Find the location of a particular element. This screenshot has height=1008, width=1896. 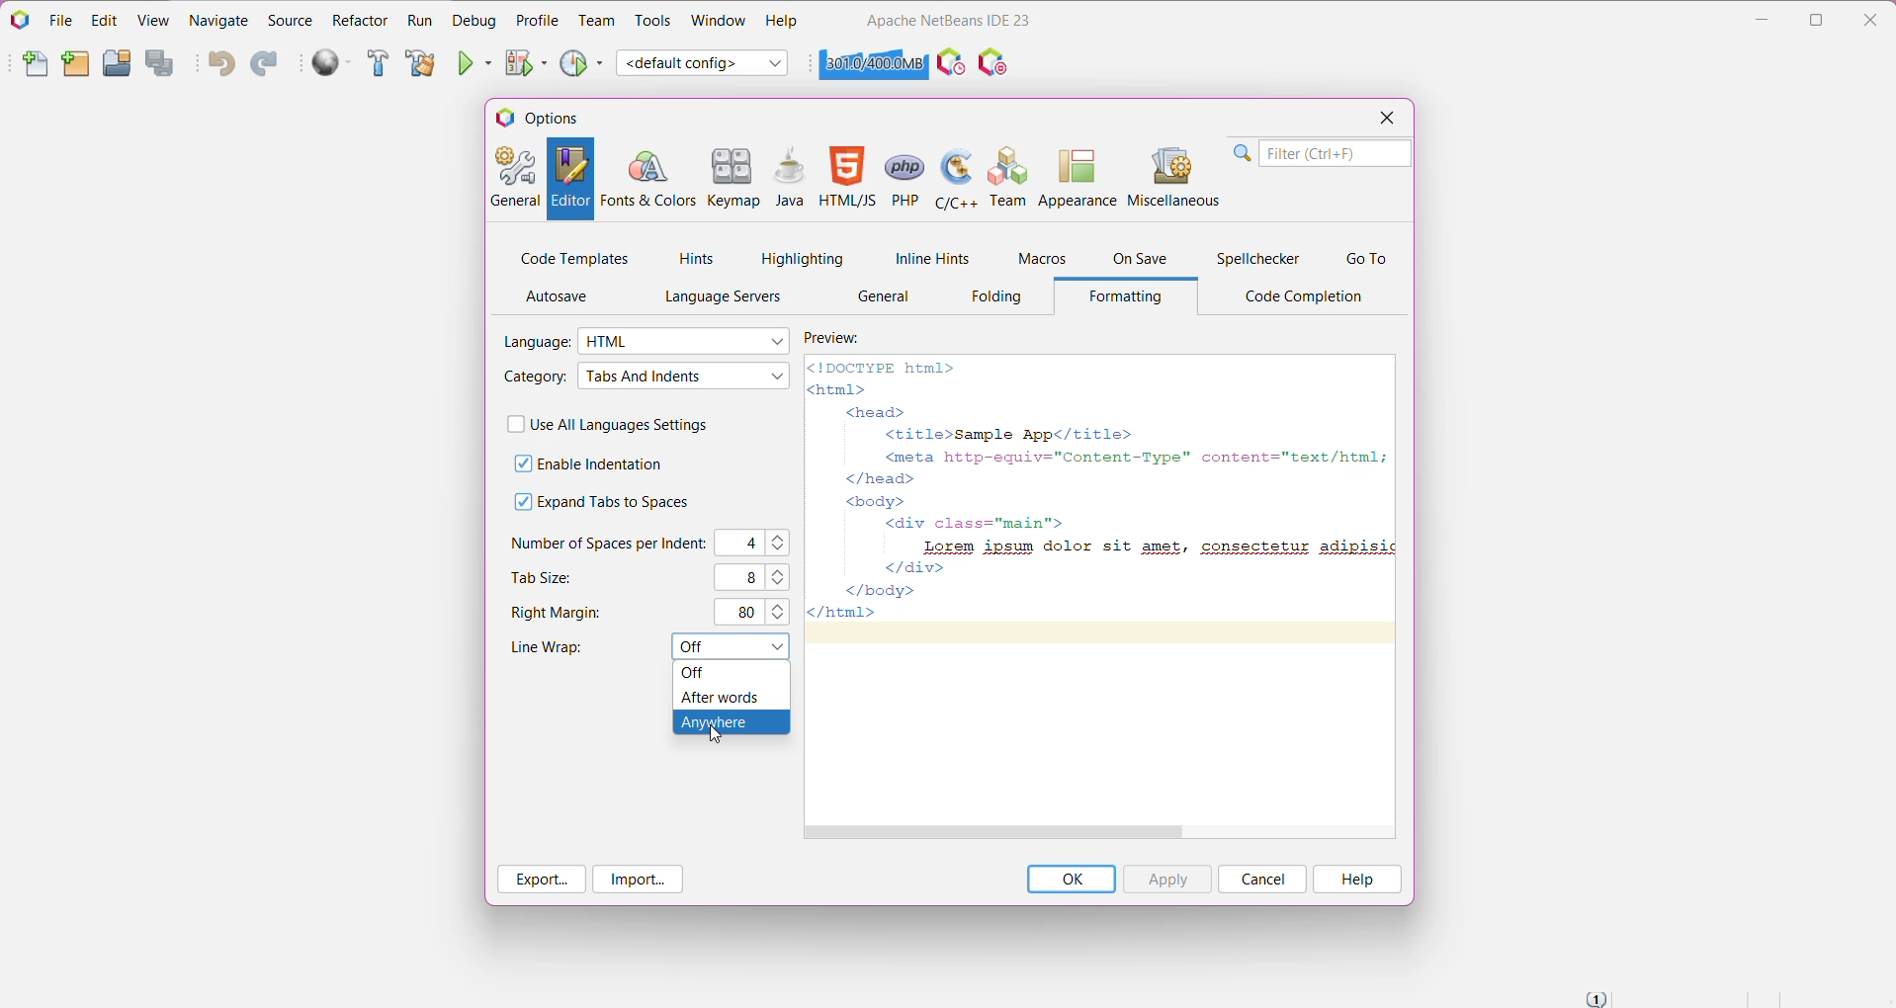

Click to force garbage collection is located at coordinates (873, 63).